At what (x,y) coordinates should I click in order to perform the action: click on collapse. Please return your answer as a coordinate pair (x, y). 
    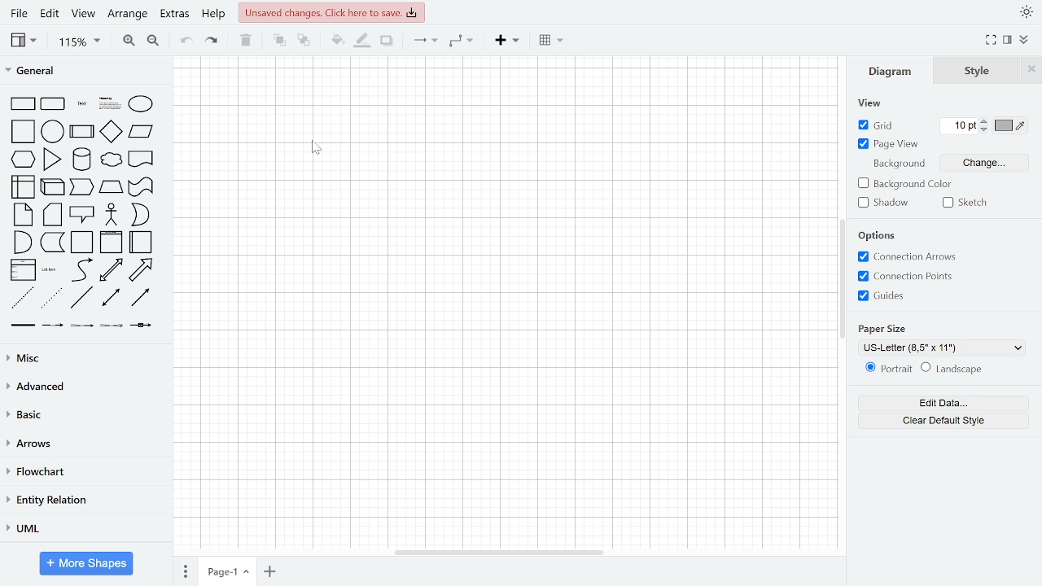
    Looking at the image, I should click on (1024, 40).